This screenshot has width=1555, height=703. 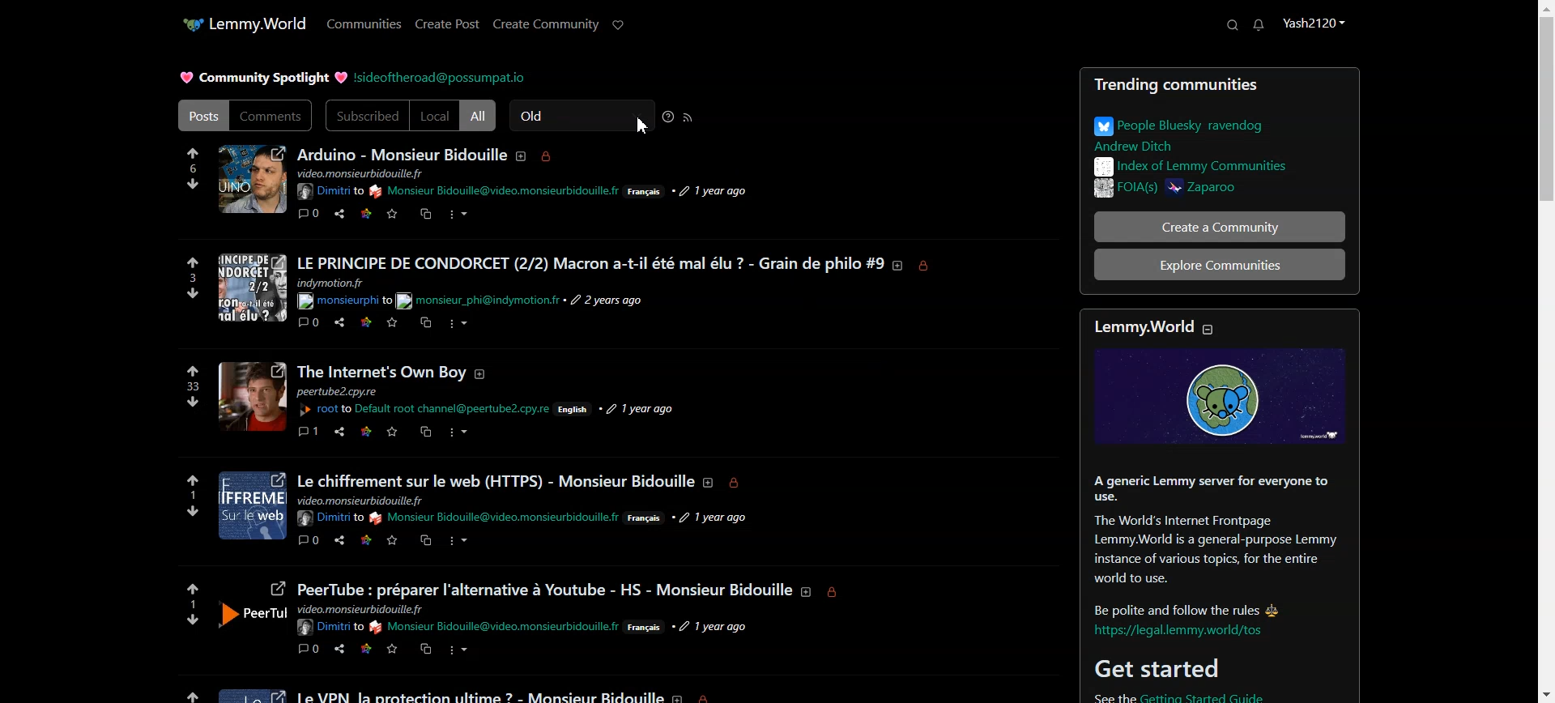 What do you see at coordinates (252, 396) in the screenshot?
I see `` at bounding box center [252, 396].